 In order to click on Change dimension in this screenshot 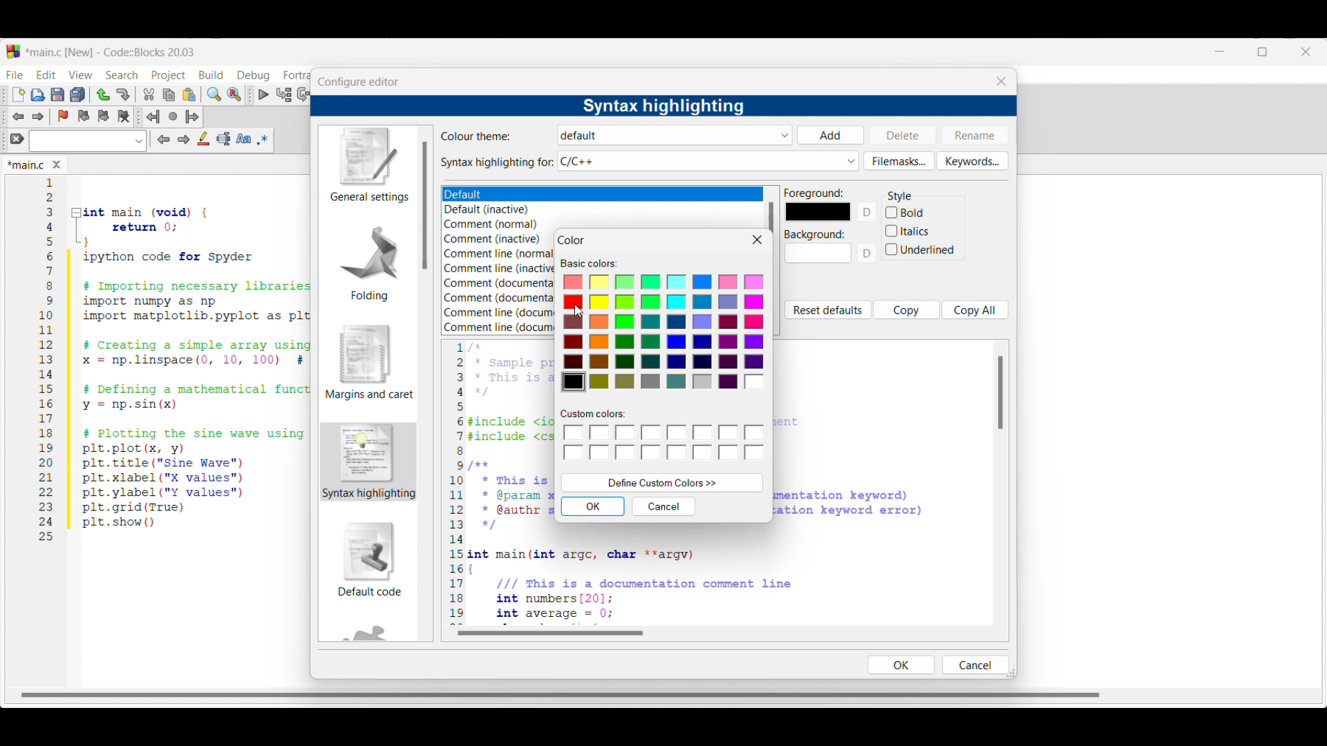, I will do `click(1011, 673)`.